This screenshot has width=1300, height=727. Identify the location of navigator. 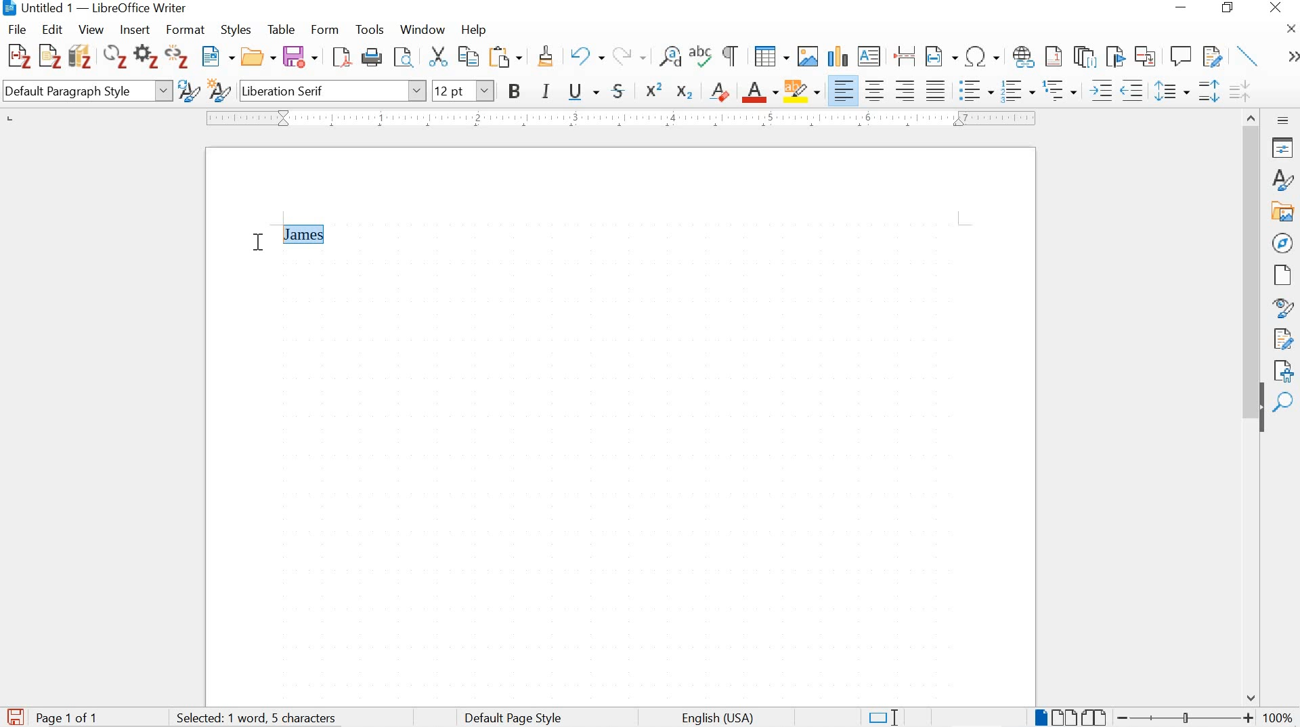
(1282, 242).